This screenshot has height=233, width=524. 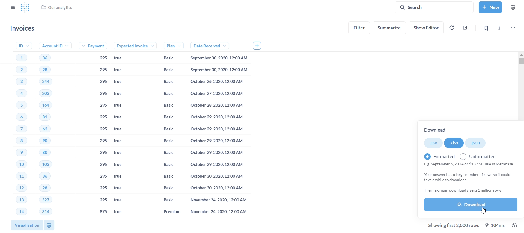 I want to click on .csv, so click(x=433, y=143).